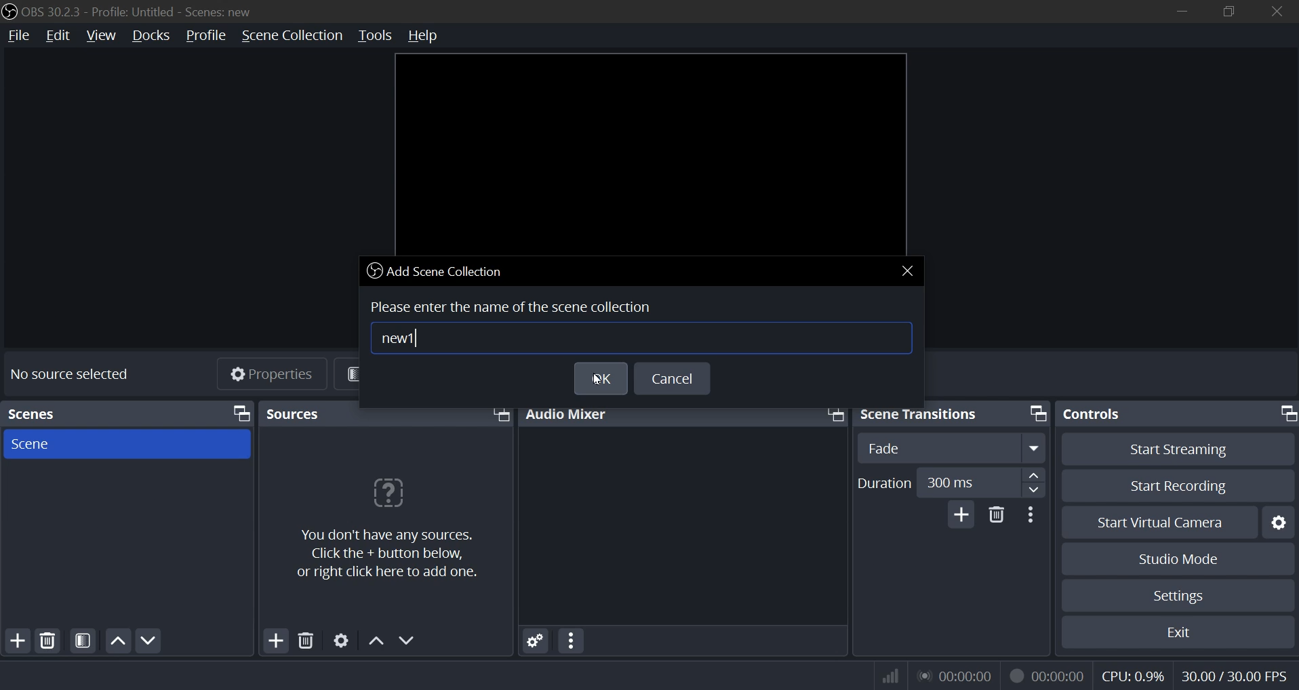  What do you see at coordinates (925, 413) in the screenshot?
I see `scene transitions` at bounding box center [925, 413].